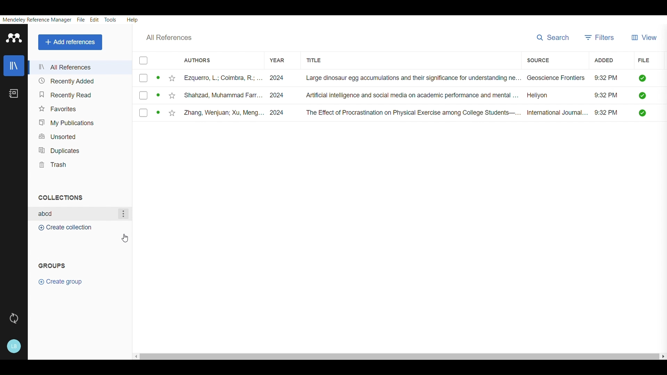 The image size is (667, 375). What do you see at coordinates (64, 122) in the screenshot?
I see `My Publications` at bounding box center [64, 122].